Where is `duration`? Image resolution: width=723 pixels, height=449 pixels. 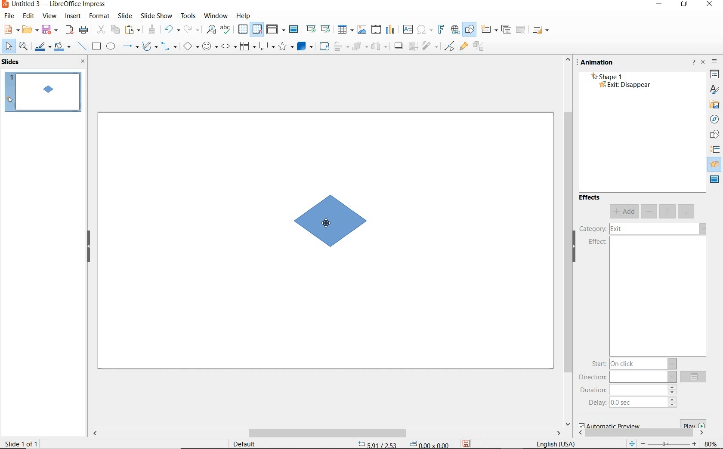
duration is located at coordinates (629, 390).